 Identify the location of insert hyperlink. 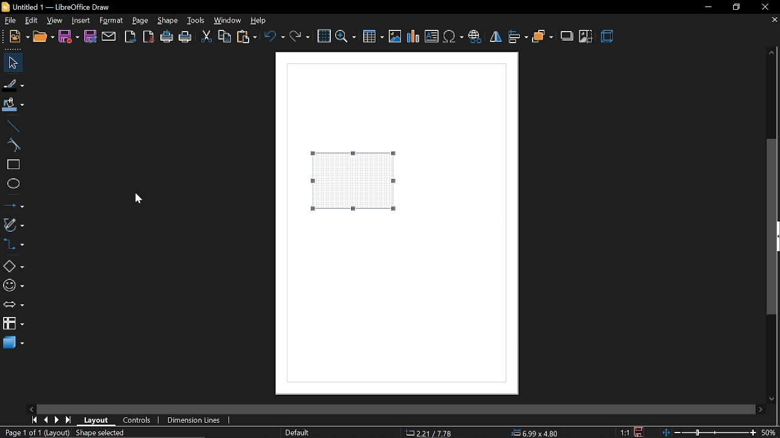
(475, 35).